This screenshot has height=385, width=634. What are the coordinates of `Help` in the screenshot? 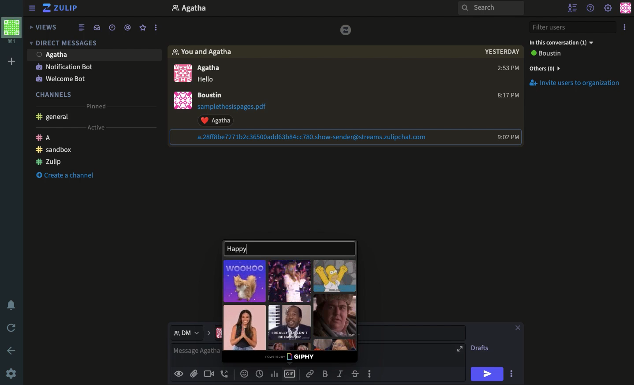 It's located at (591, 8).